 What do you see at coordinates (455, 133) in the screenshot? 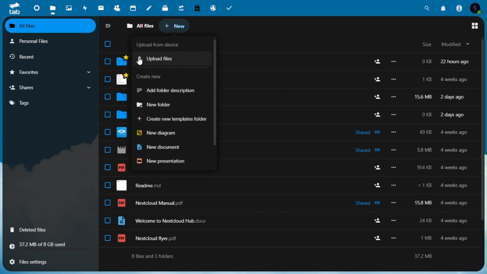
I see `4 weeks ago` at bounding box center [455, 133].